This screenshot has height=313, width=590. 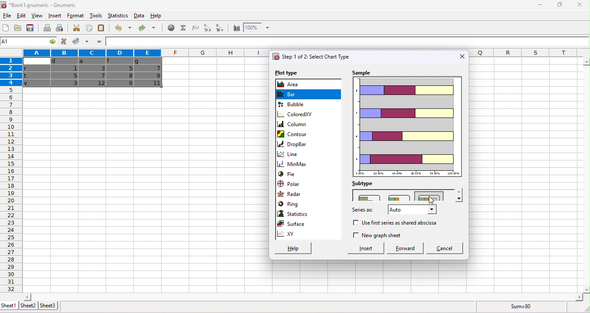 What do you see at coordinates (286, 72) in the screenshot?
I see `plot type` at bounding box center [286, 72].